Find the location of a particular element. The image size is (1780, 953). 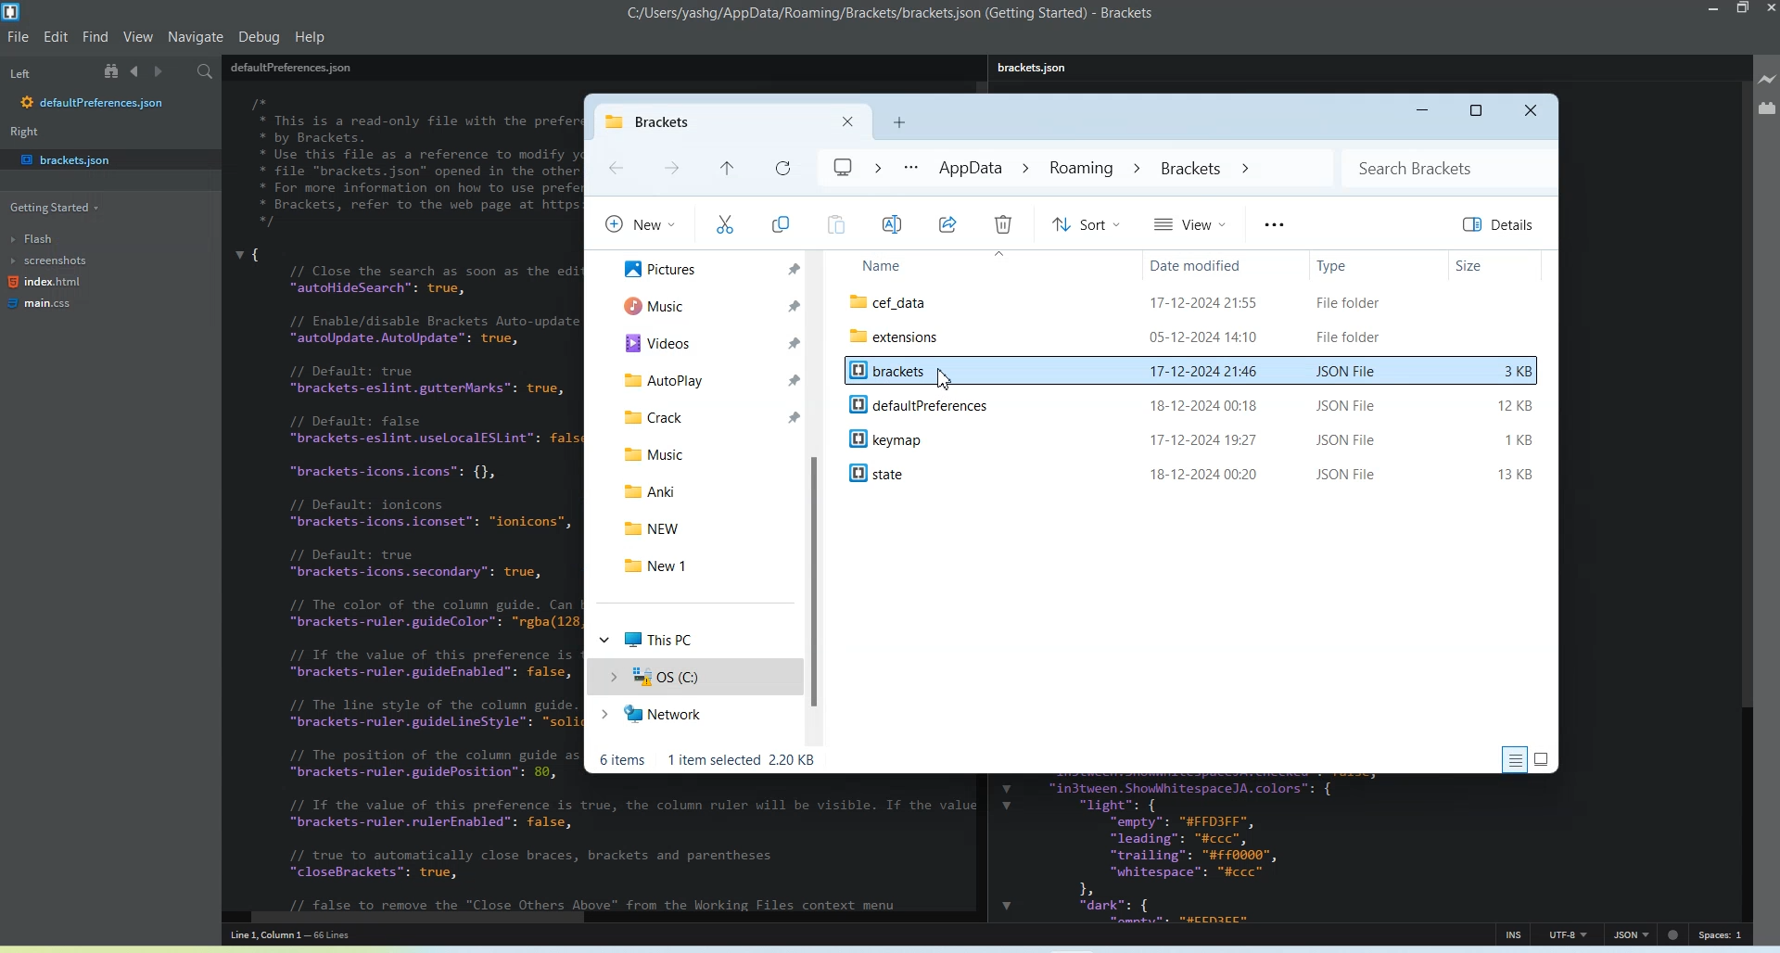

Minimize is located at coordinates (1716, 9).